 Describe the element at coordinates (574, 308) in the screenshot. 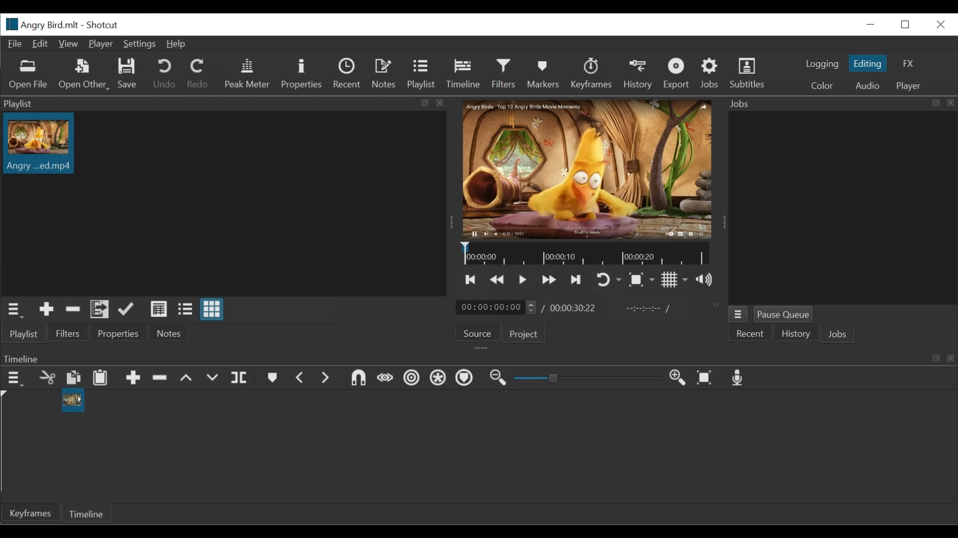

I see `Total duration` at that location.